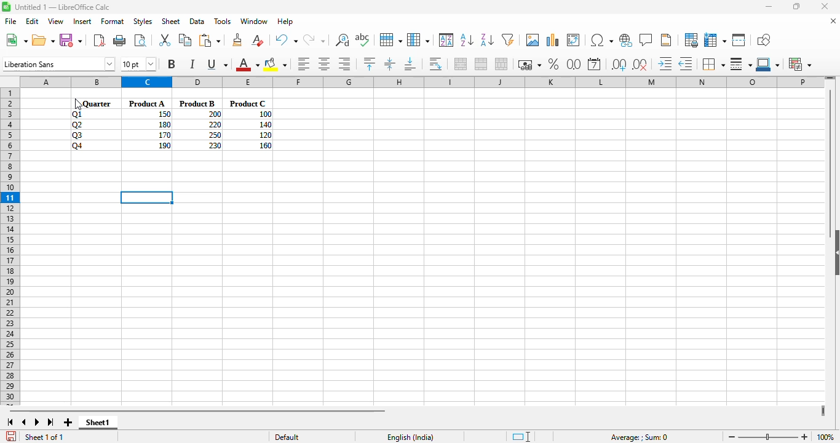 Image resolution: width=840 pixels, height=443 pixels. I want to click on Zoom slider, so click(768, 437).